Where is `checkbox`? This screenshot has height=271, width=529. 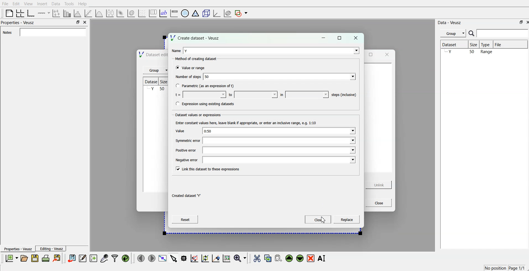 checkbox is located at coordinates (176, 68).